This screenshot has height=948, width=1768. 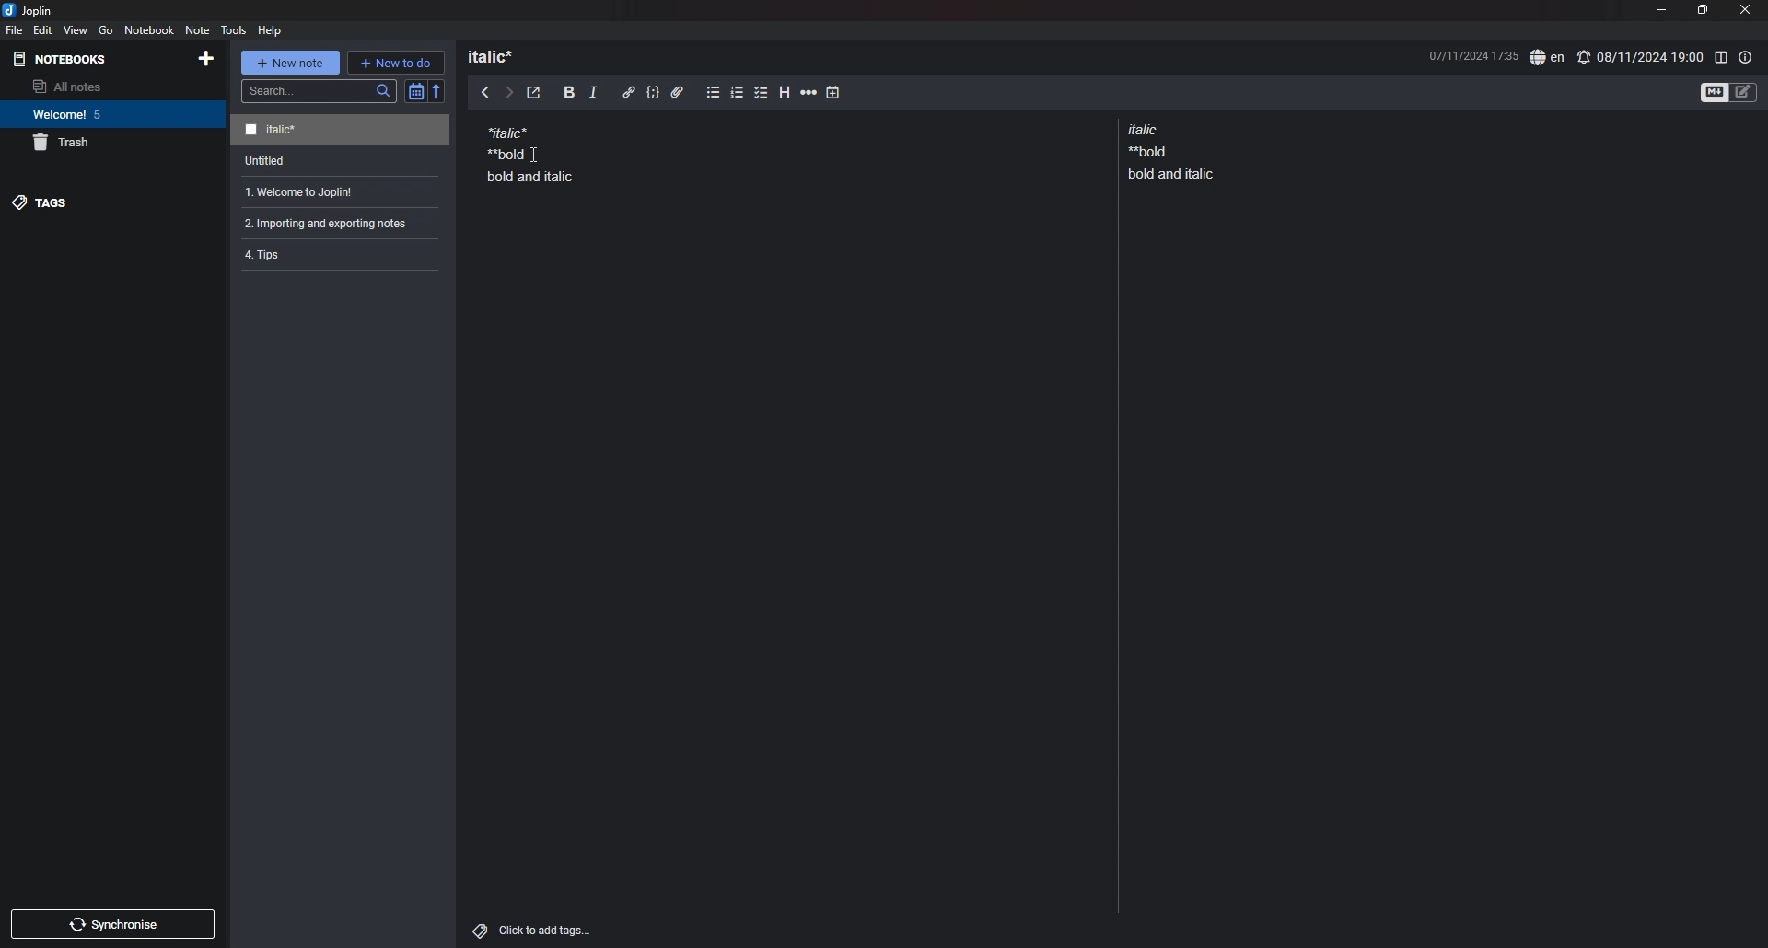 What do you see at coordinates (289, 63) in the screenshot?
I see `new note` at bounding box center [289, 63].